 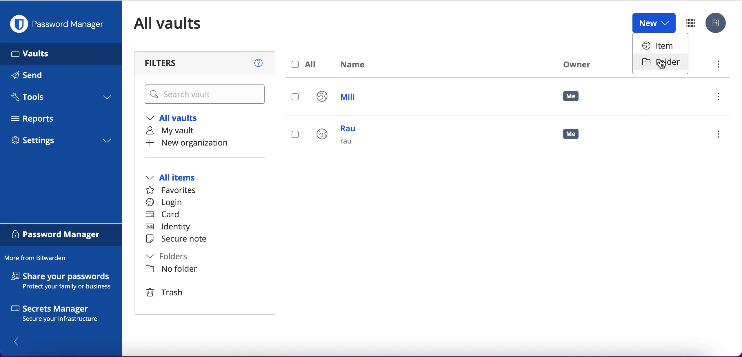 What do you see at coordinates (575, 137) in the screenshot?
I see `me` at bounding box center [575, 137].